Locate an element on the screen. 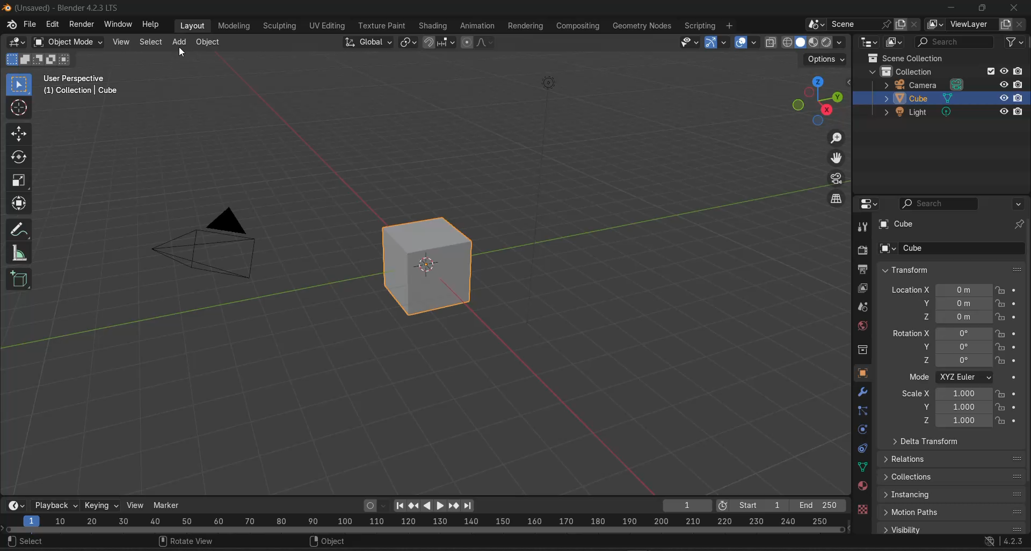  scale z is located at coordinates (955, 421).